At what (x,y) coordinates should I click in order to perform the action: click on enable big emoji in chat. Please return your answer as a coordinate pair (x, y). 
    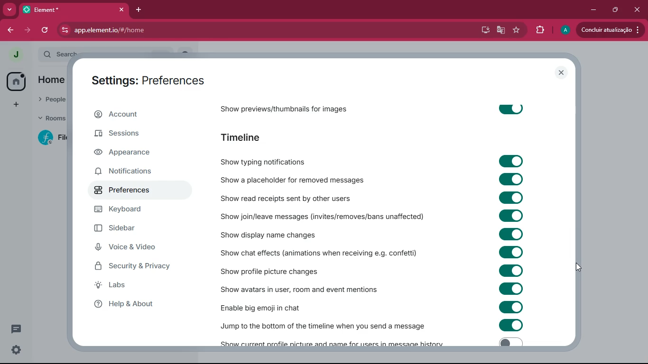
    Looking at the image, I should click on (277, 307).